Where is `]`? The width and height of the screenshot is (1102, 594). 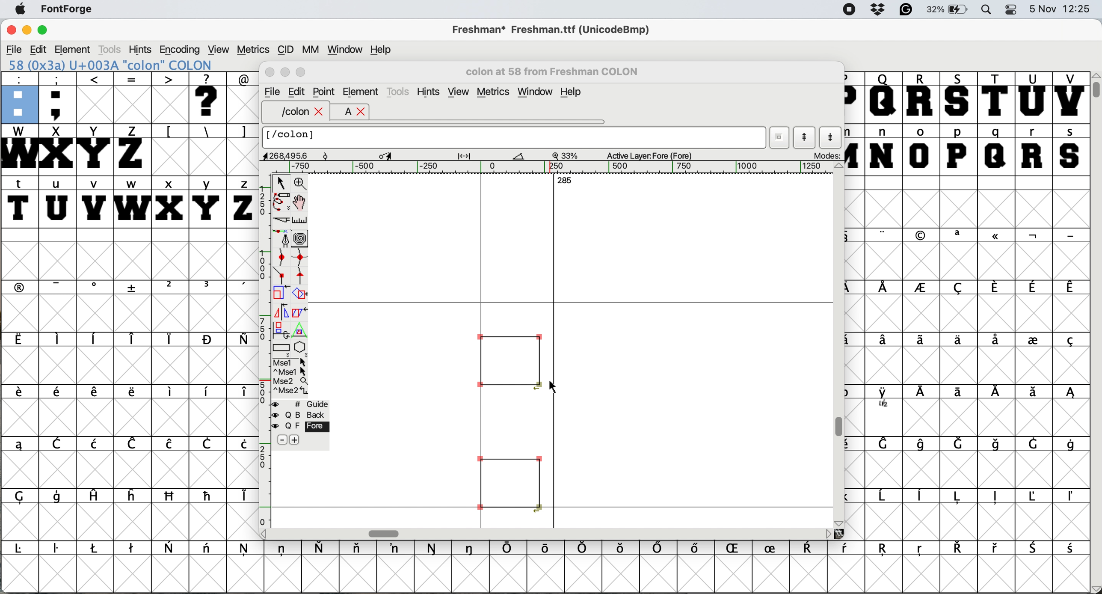 ] is located at coordinates (243, 131).